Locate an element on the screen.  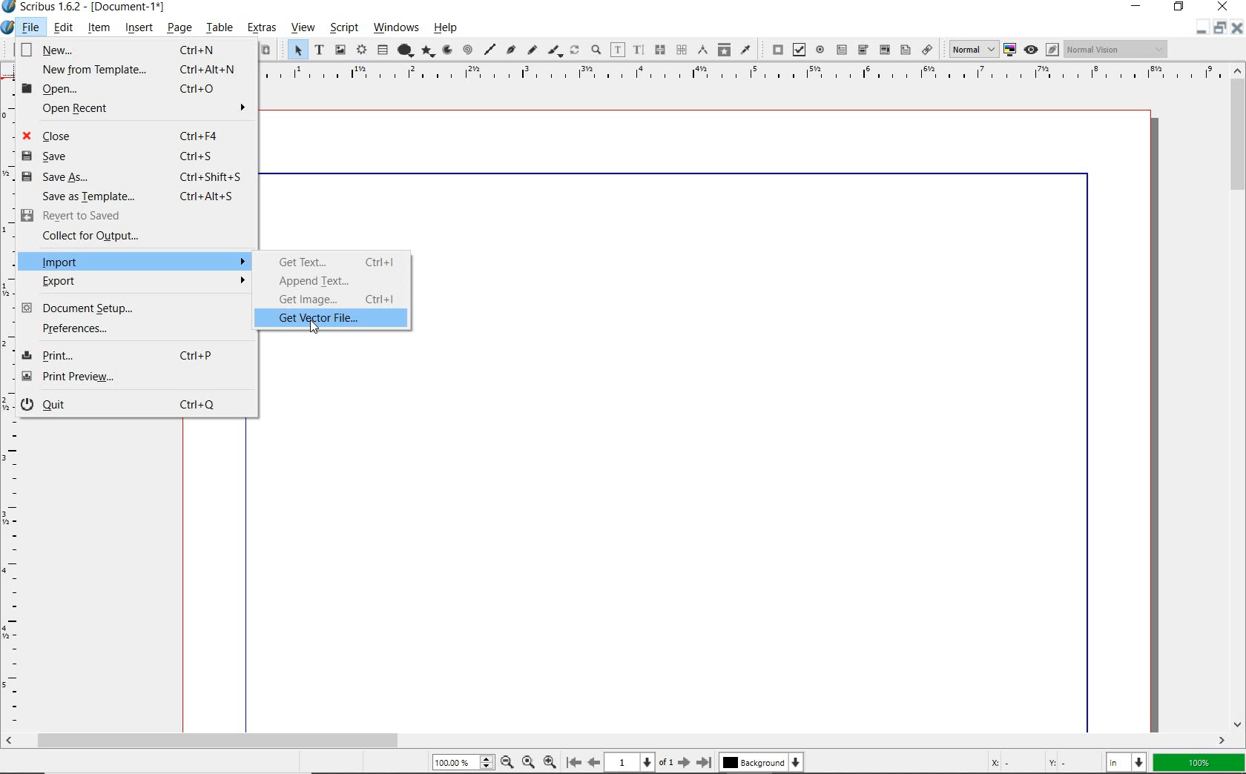
New... Ctrl+N is located at coordinates (136, 49).